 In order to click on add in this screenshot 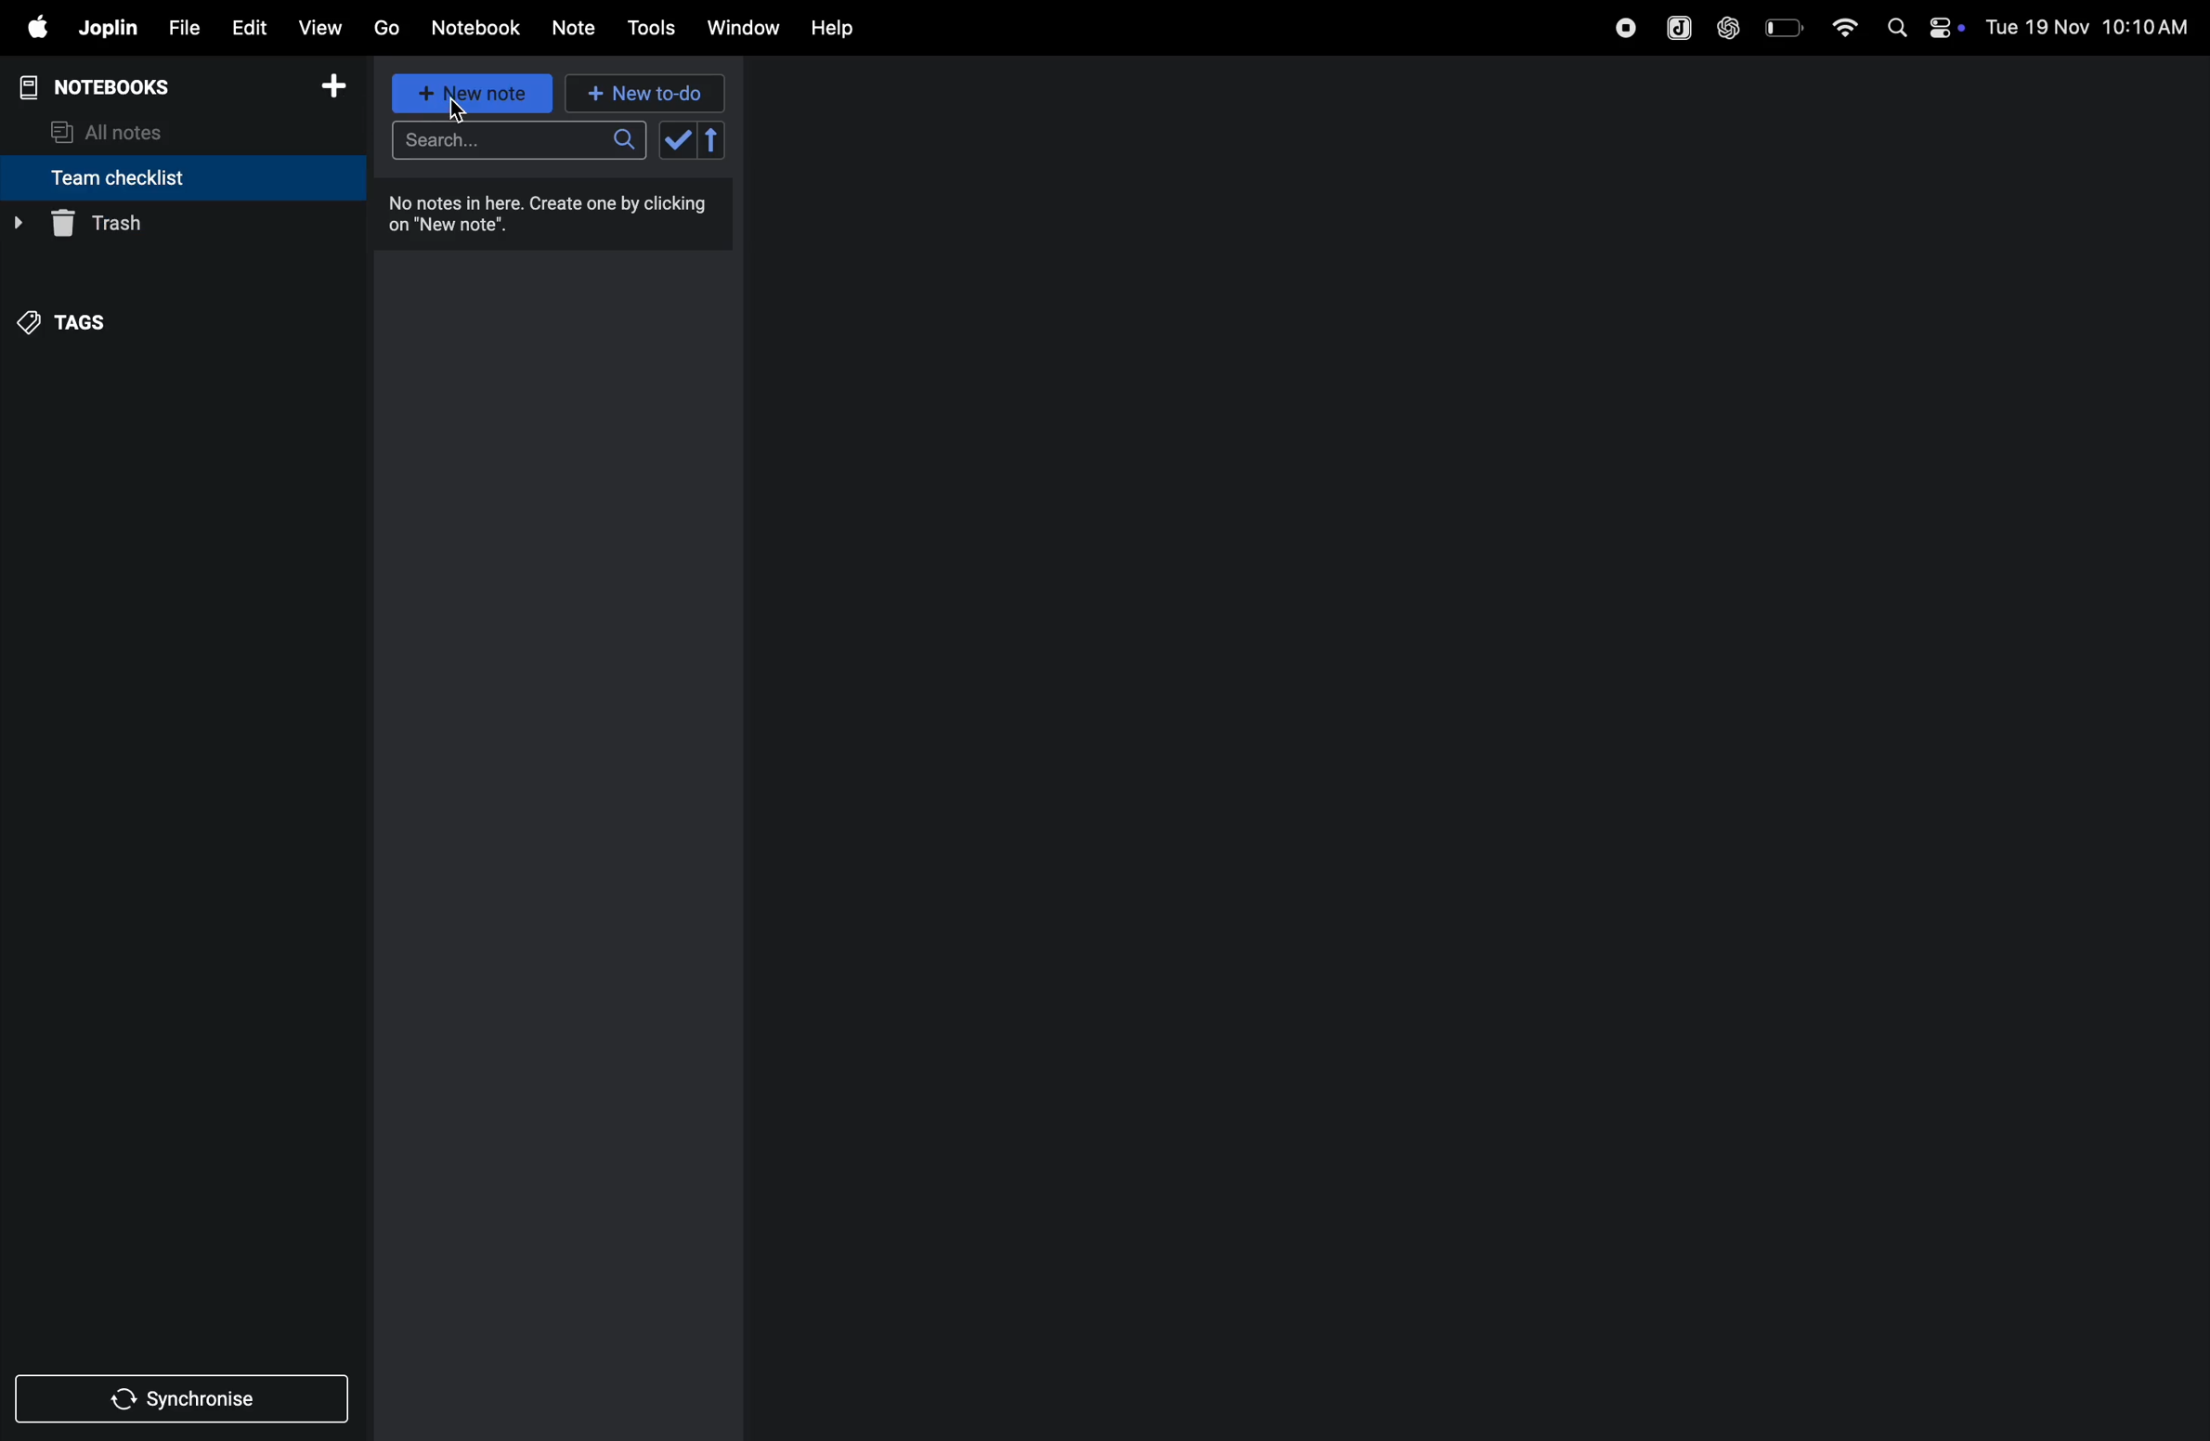, I will do `click(342, 86)`.